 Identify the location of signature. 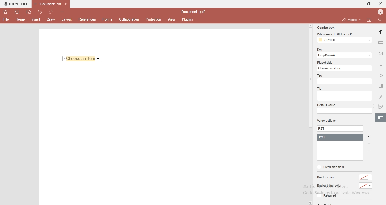
(381, 106).